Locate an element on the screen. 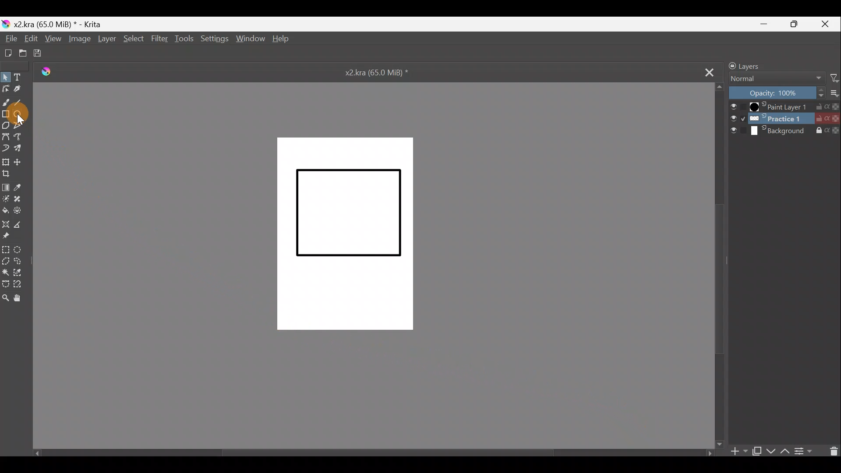 The image size is (841, 473). Practice 1 is located at coordinates (785, 119).